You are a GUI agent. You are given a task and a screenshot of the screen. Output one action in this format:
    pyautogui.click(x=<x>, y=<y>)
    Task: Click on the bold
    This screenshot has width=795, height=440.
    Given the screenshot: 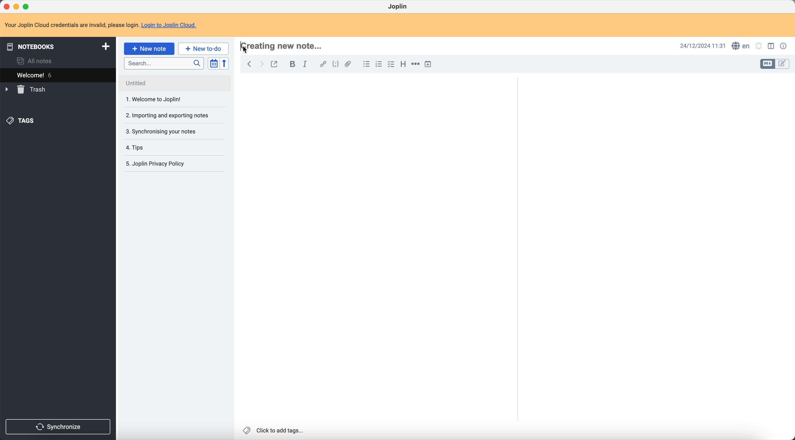 What is the action you would take?
    pyautogui.click(x=292, y=64)
    